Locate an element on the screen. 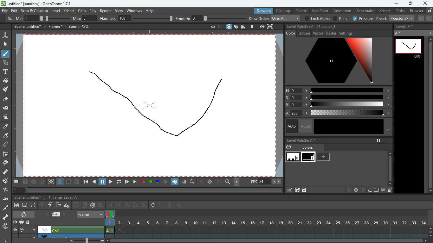 This screenshot has width=433, height=243. frame is located at coordinates (91, 214).